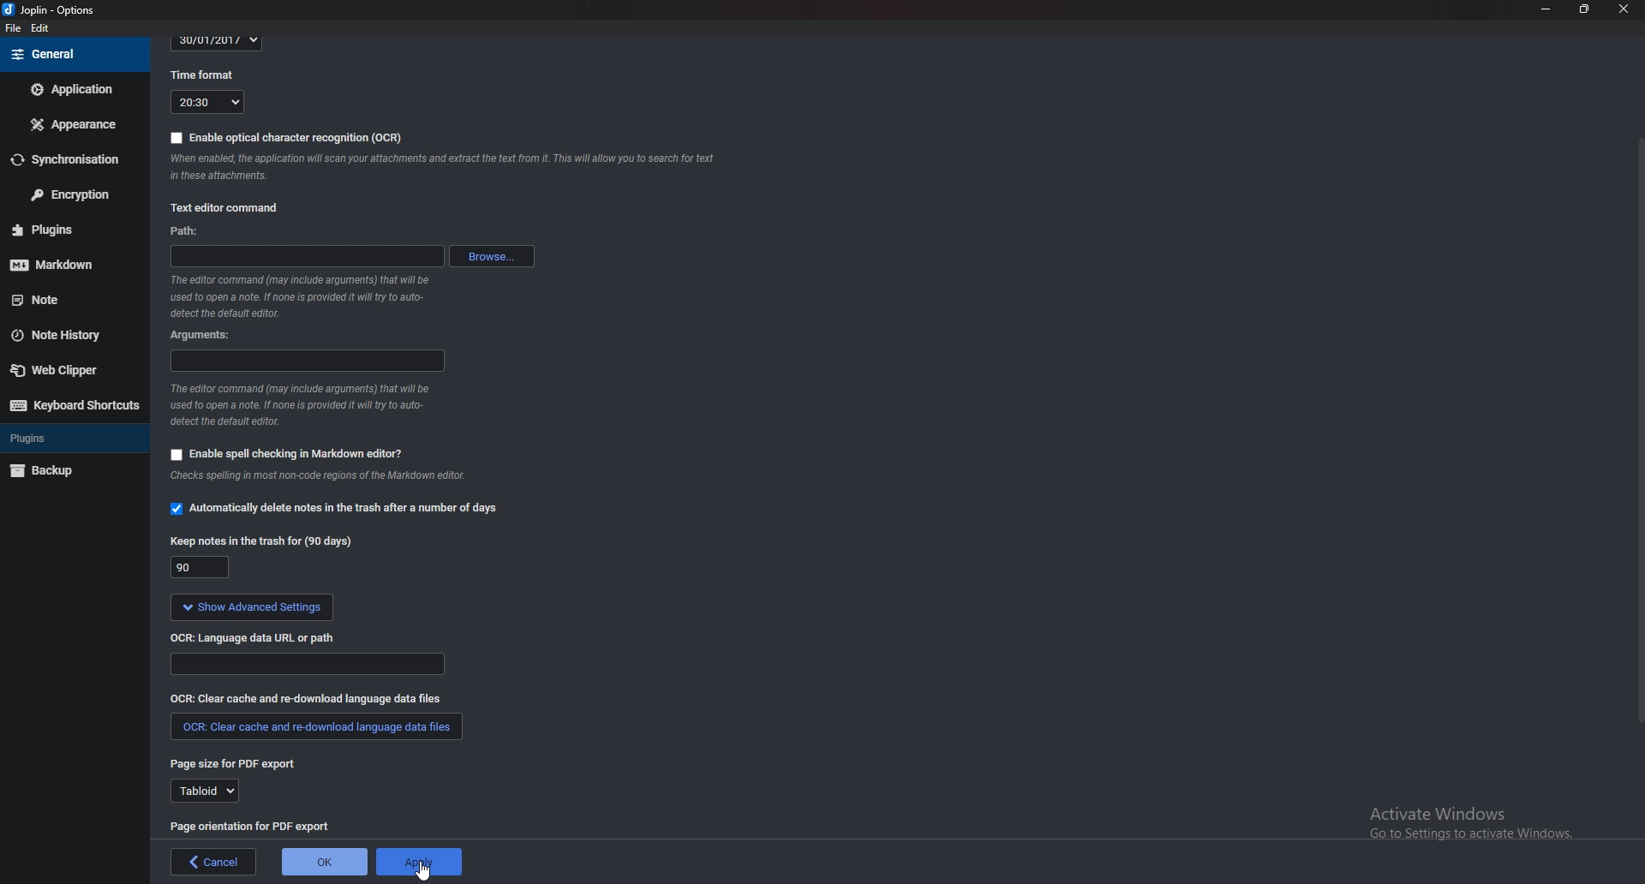  I want to click on activate windows, so click(1469, 832).